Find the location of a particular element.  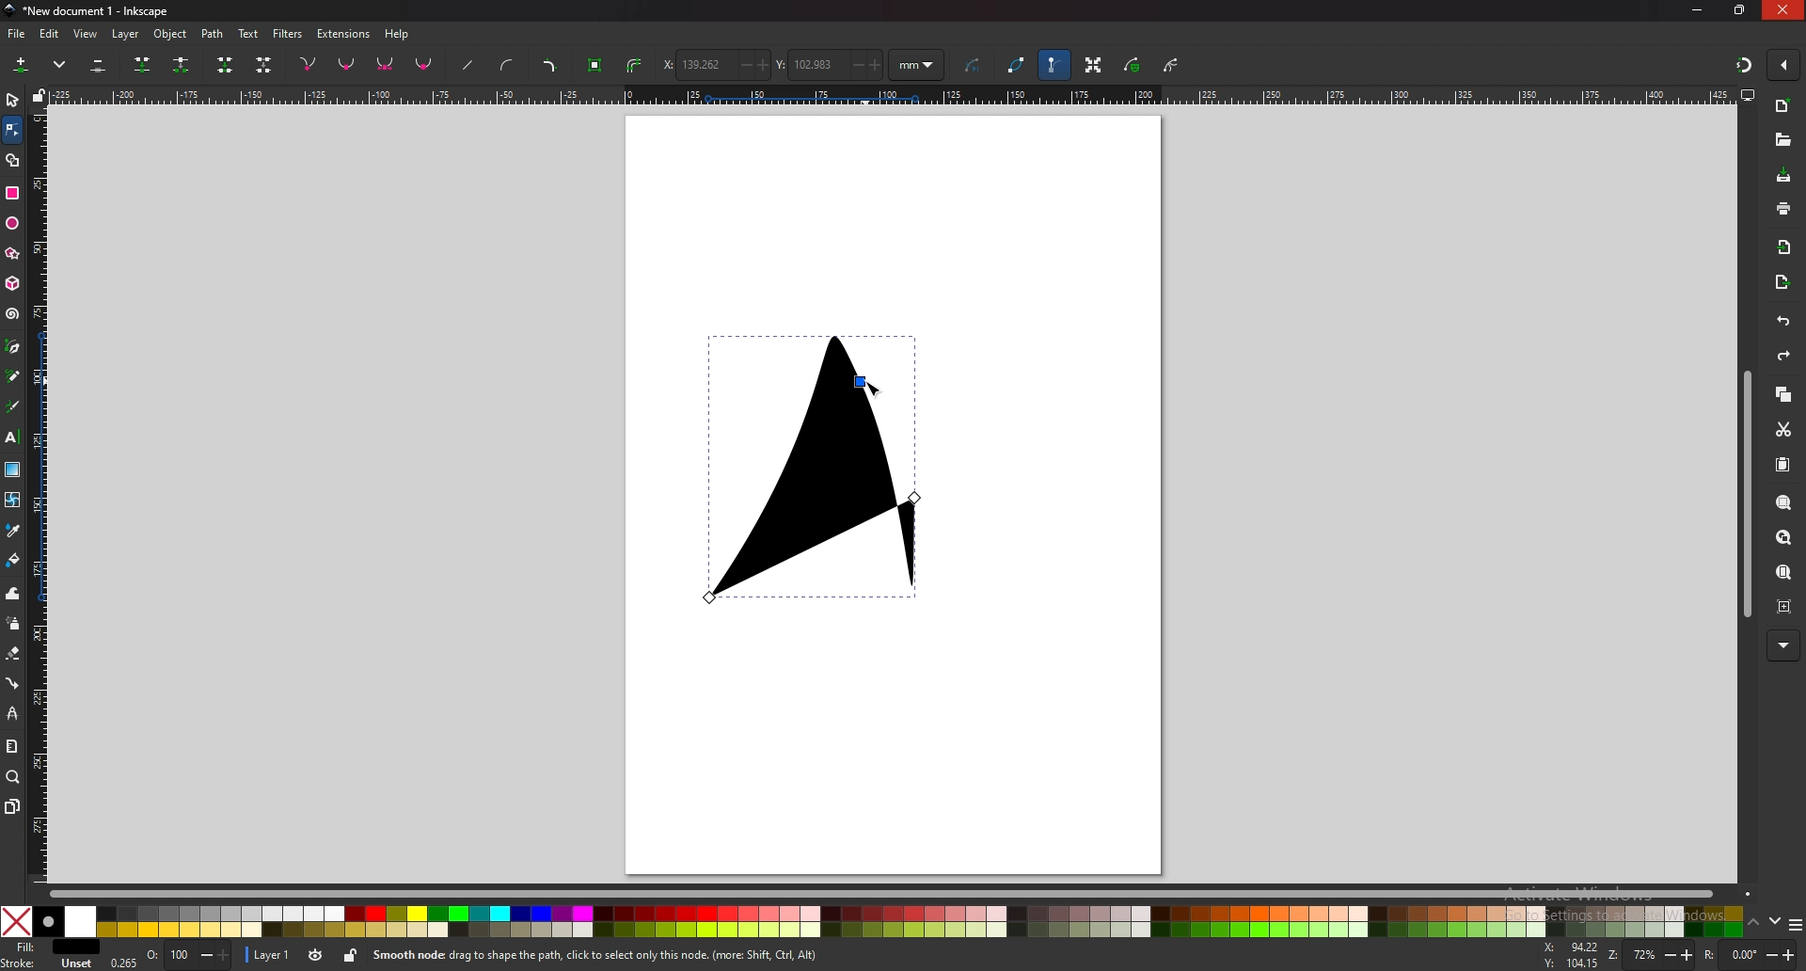

0.265 is located at coordinates (122, 962).